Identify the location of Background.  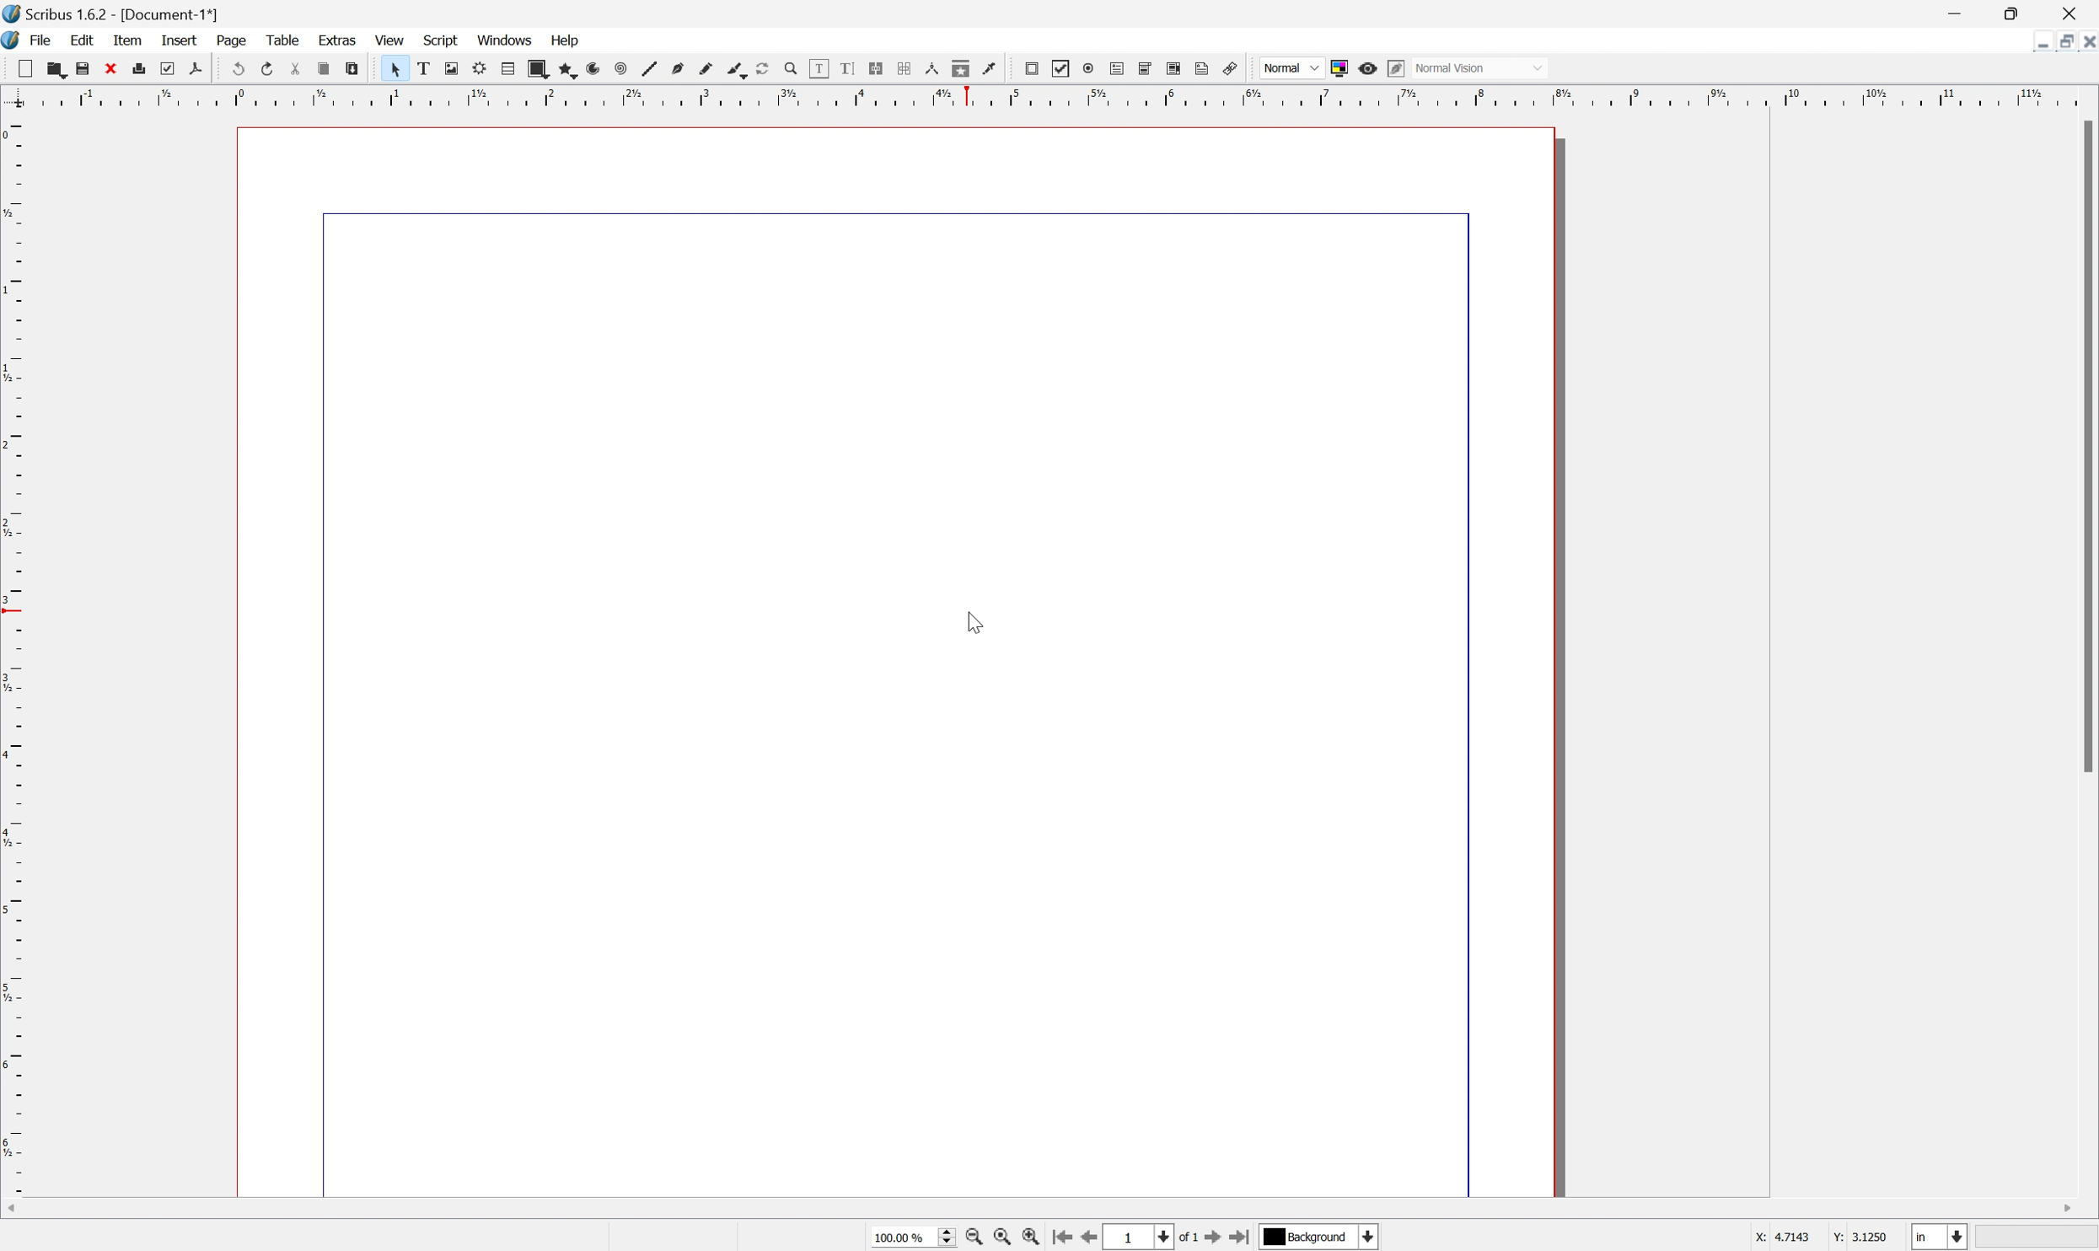
(1320, 1238).